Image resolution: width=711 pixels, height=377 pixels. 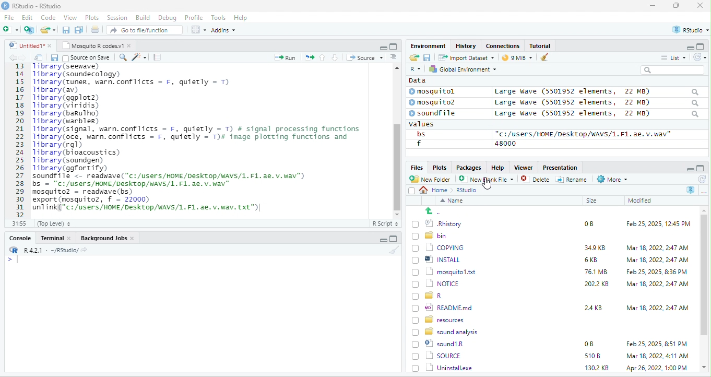 What do you see at coordinates (18, 223) in the screenshot?
I see `31:55` at bounding box center [18, 223].